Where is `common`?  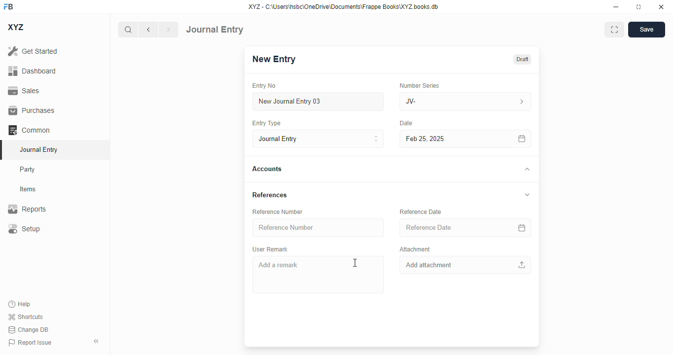 common is located at coordinates (29, 130).